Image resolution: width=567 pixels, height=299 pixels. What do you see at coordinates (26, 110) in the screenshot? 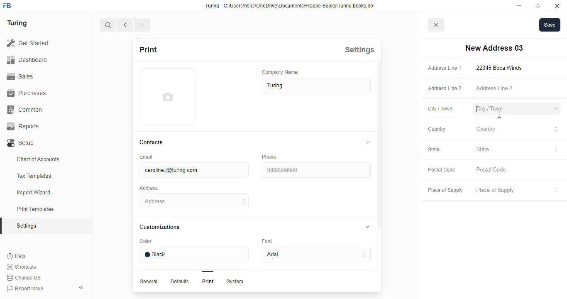
I see `common` at bounding box center [26, 110].